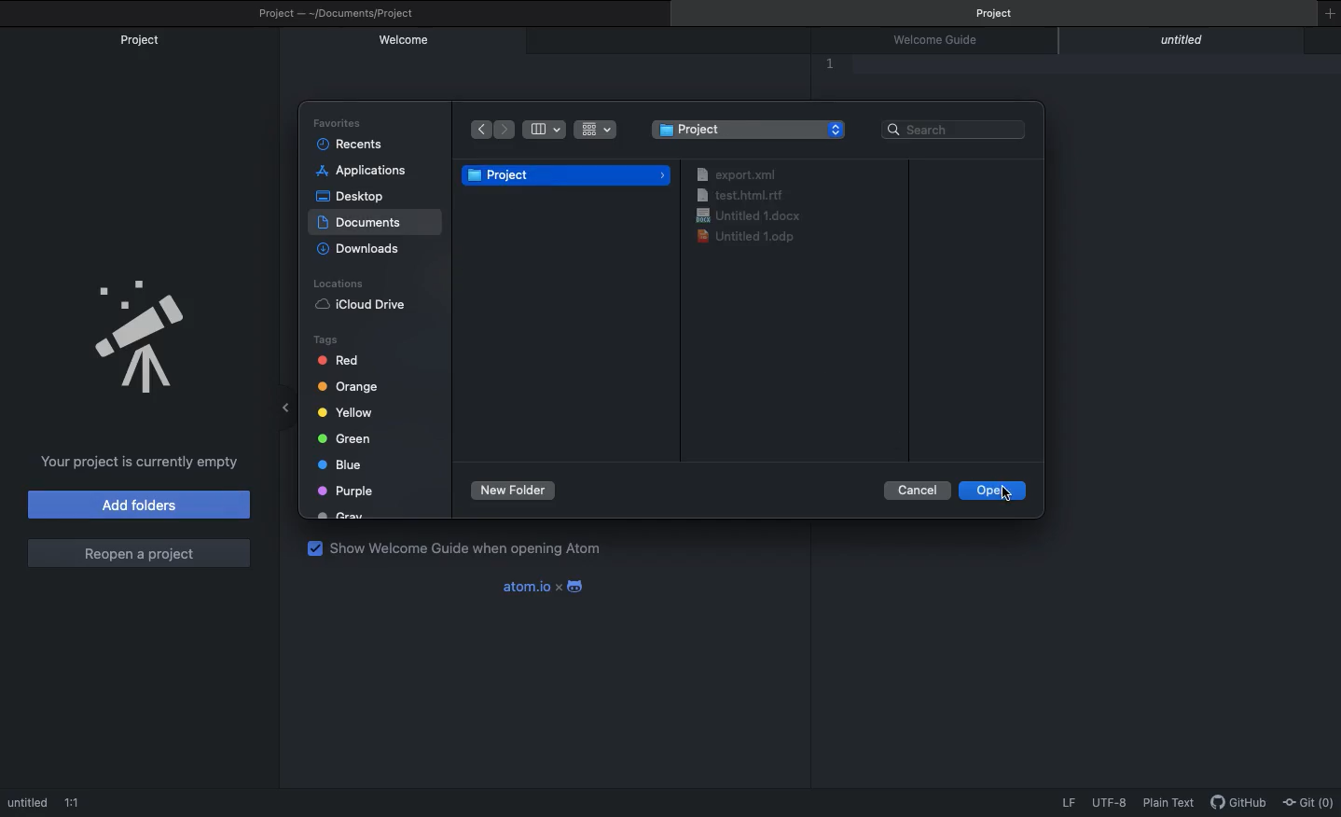  I want to click on Desktop, so click(355, 197).